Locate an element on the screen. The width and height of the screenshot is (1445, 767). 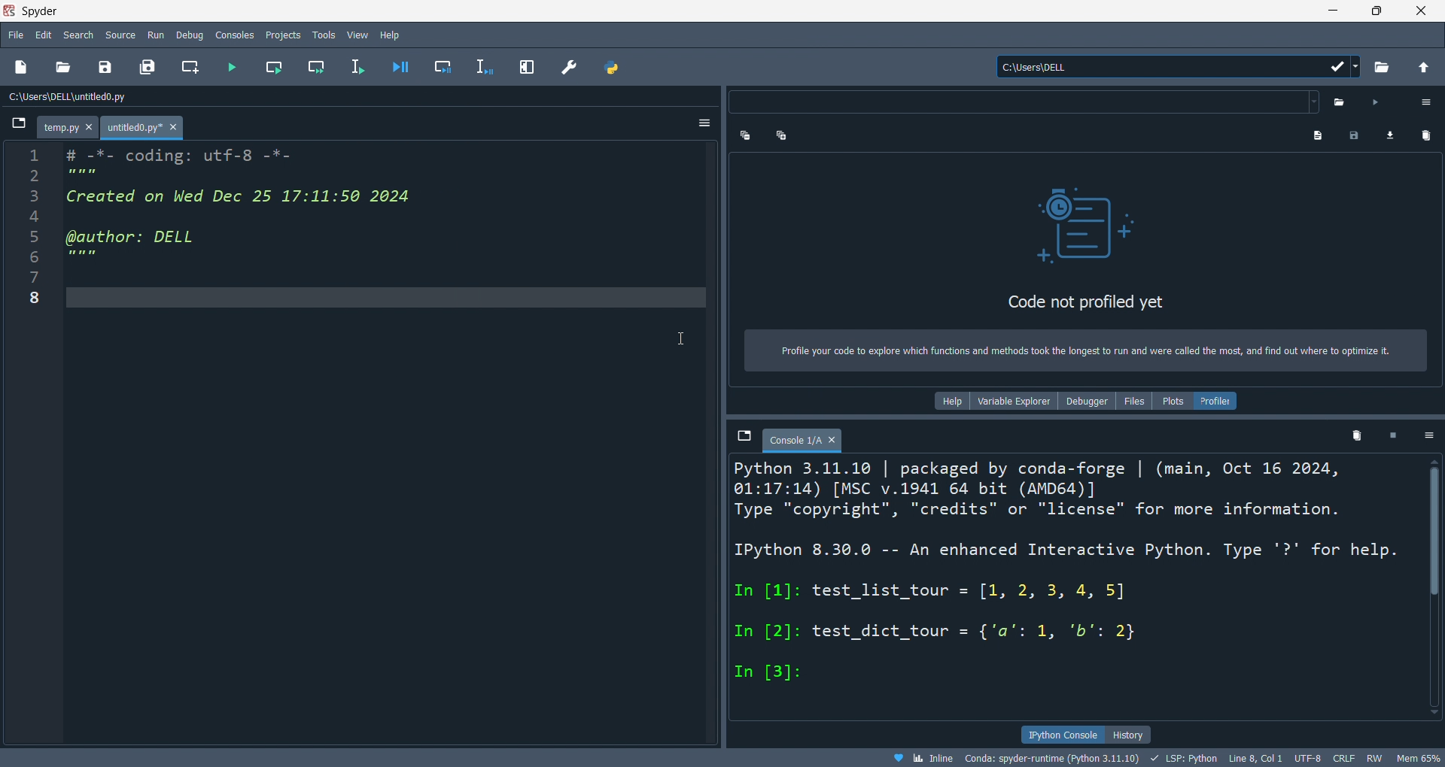
expand pane is located at coordinates (528, 65).